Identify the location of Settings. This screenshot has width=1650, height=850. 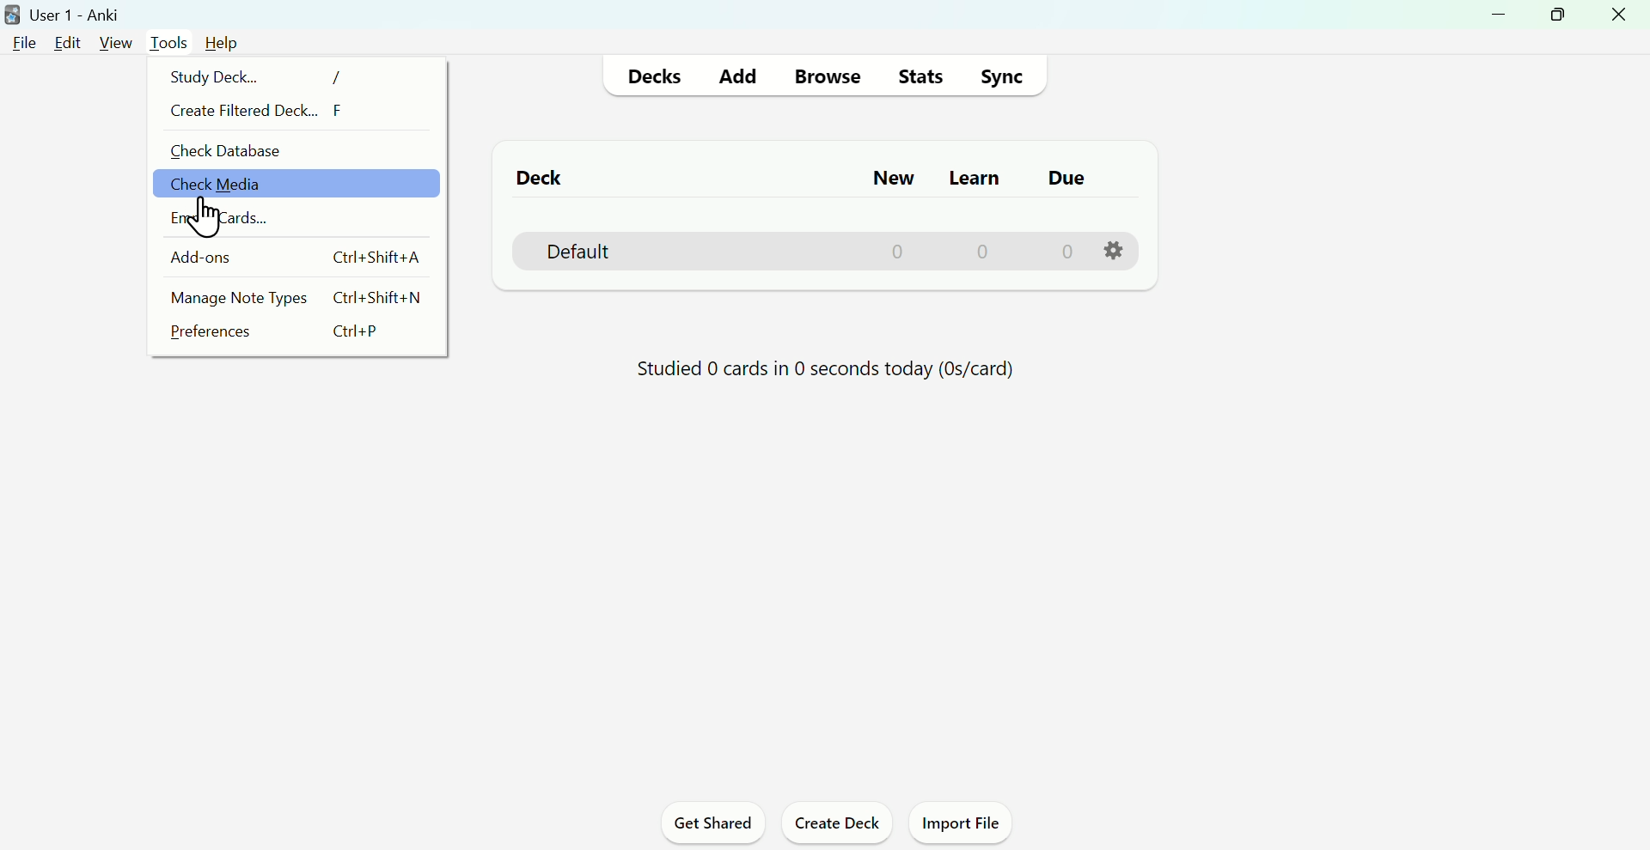
(1114, 252).